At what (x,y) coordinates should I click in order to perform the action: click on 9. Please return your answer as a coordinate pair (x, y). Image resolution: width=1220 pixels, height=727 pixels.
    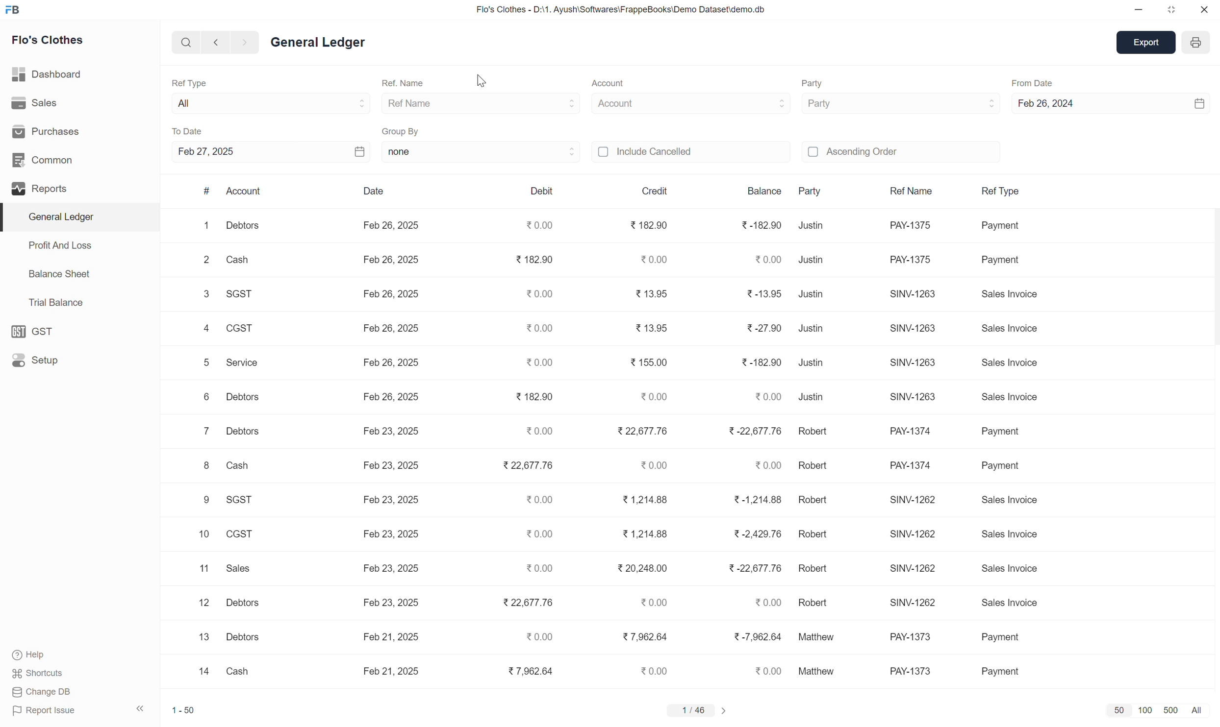
    Looking at the image, I should click on (206, 499).